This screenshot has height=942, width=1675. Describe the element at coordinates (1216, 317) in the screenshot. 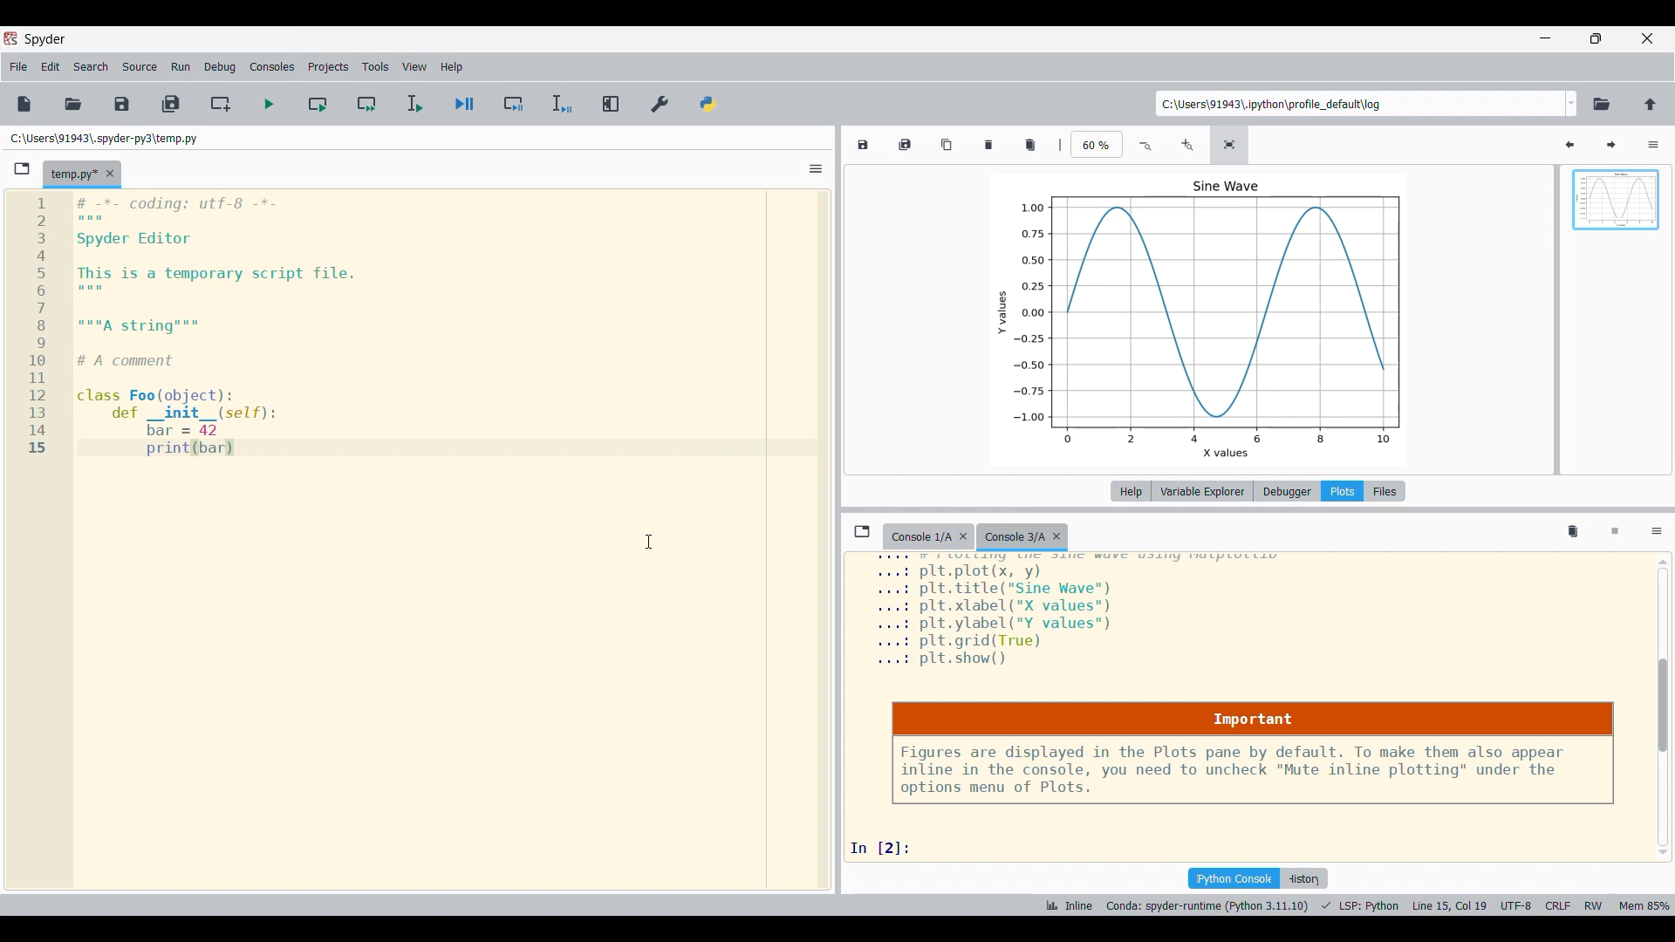

I see `chart within plot pane` at that location.